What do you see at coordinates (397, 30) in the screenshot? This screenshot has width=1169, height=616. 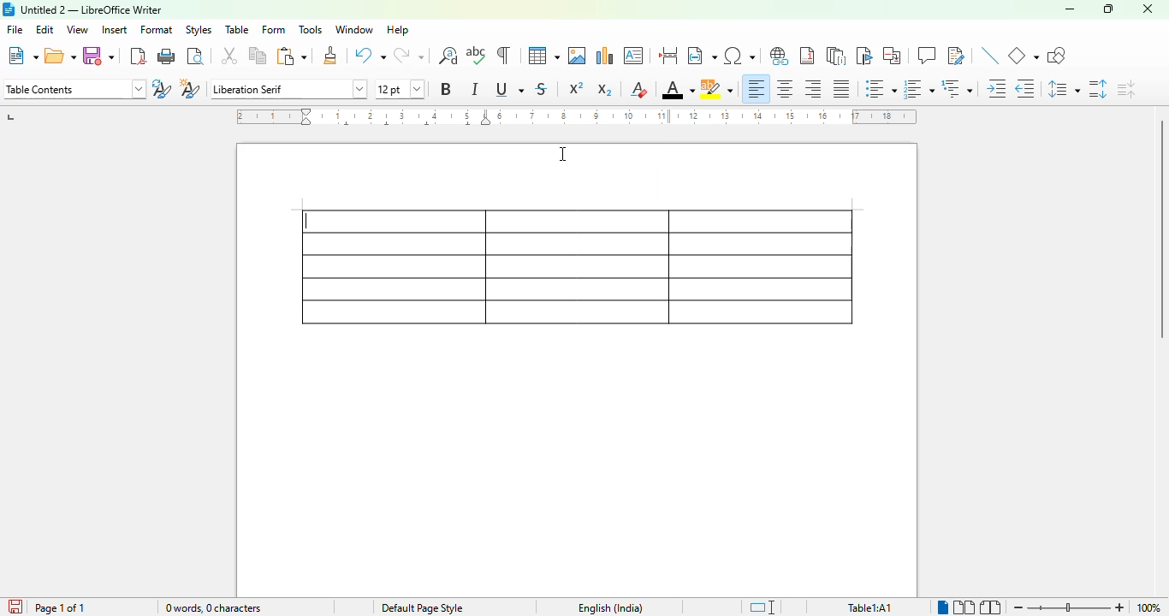 I see `help` at bounding box center [397, 30].